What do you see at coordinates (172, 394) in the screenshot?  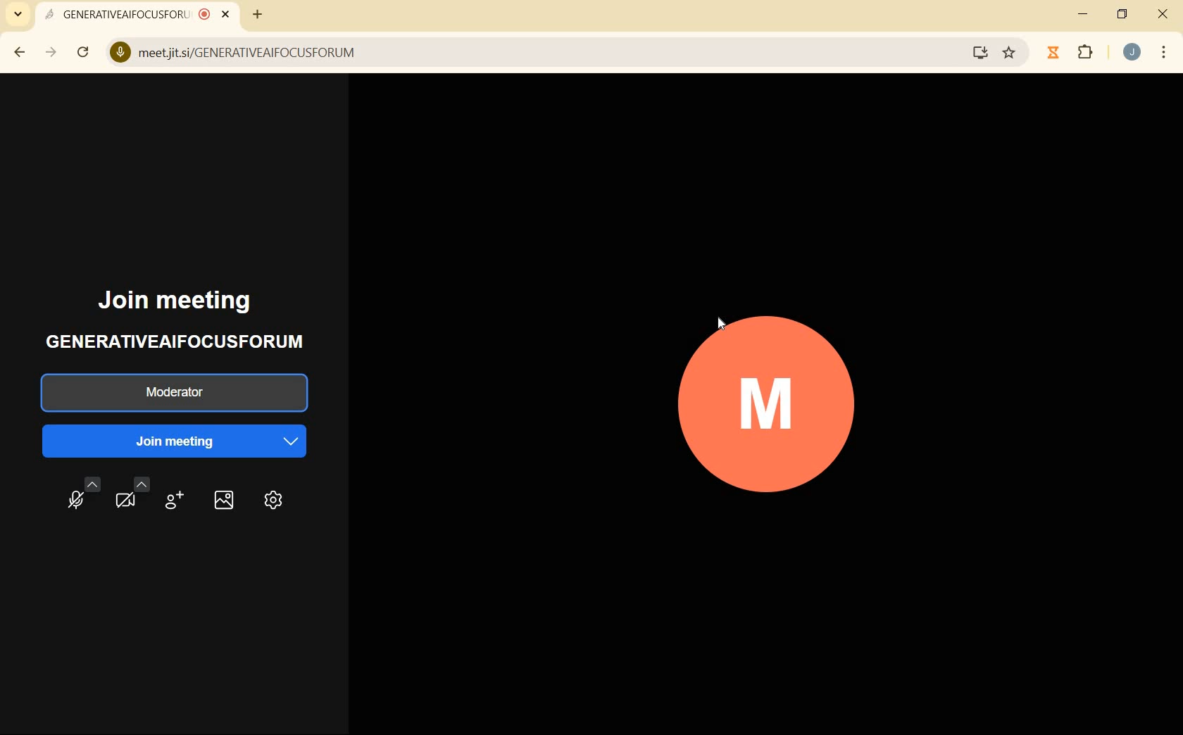 I see `Moderator` at bounding box center [172, 394].